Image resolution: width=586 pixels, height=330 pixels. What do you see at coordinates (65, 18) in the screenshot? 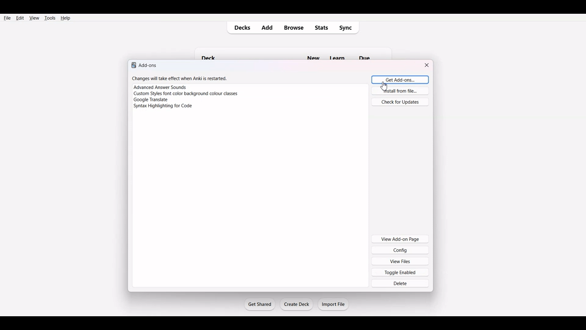
I see `Help` at bounding box center [65, 18].